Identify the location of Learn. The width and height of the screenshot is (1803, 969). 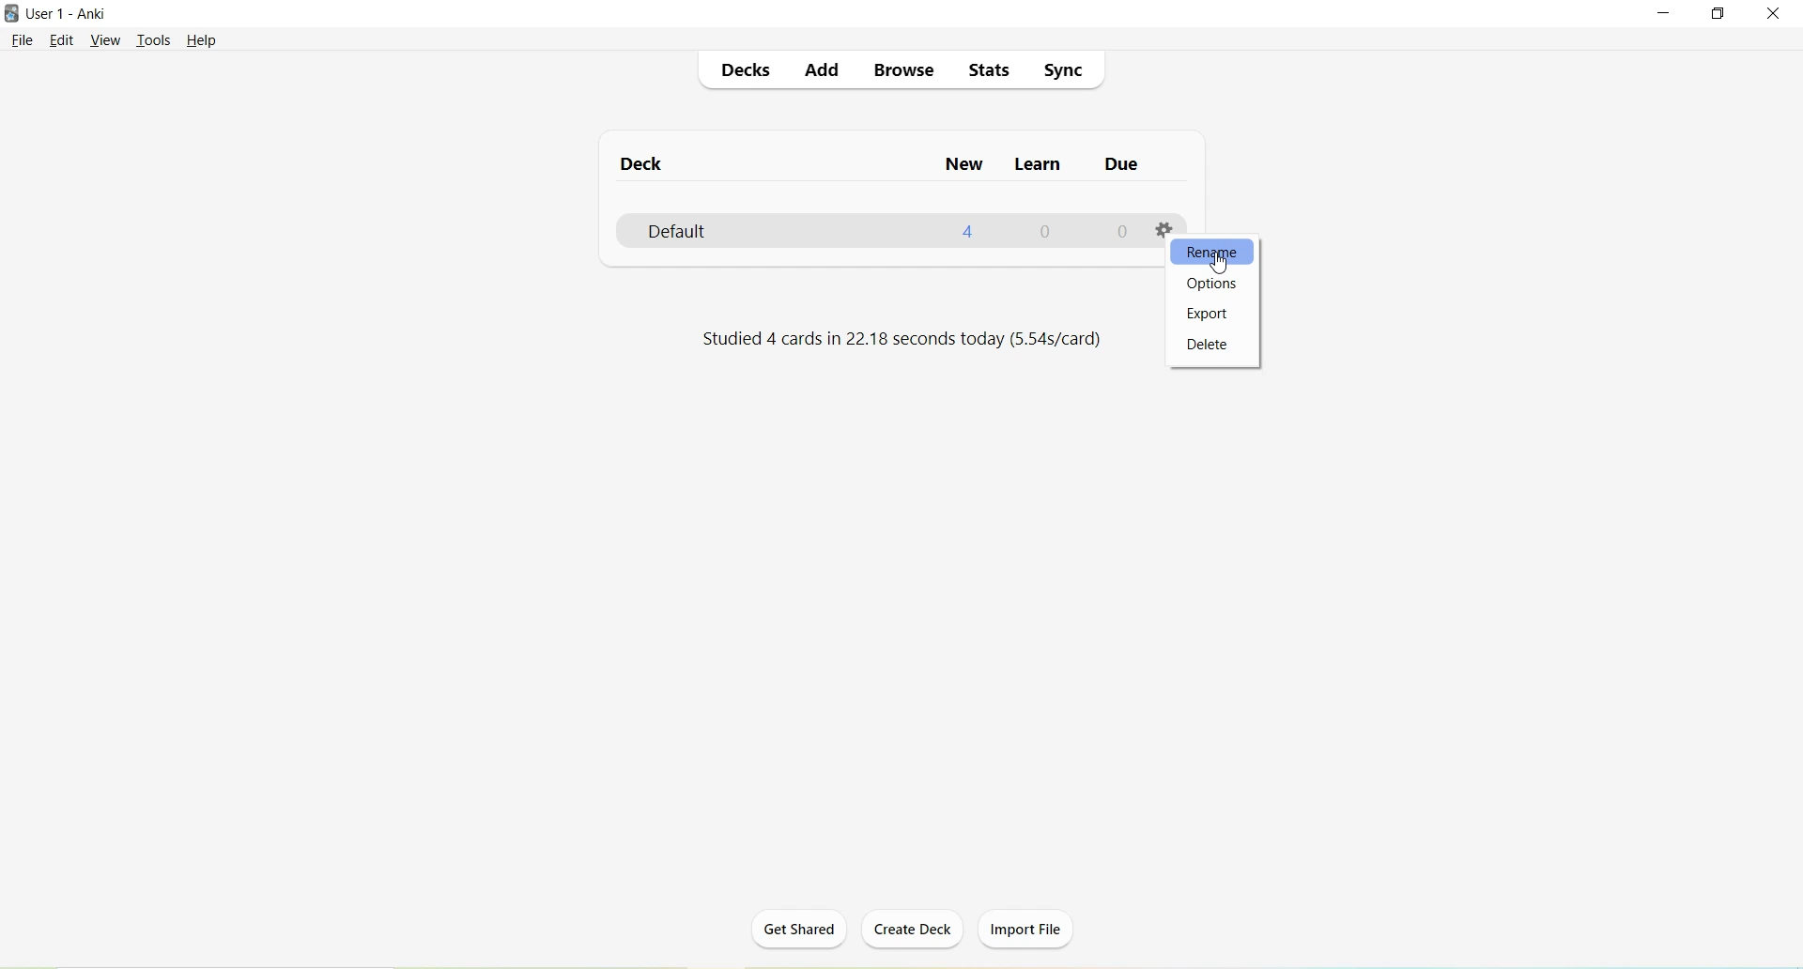
(1034, 166).